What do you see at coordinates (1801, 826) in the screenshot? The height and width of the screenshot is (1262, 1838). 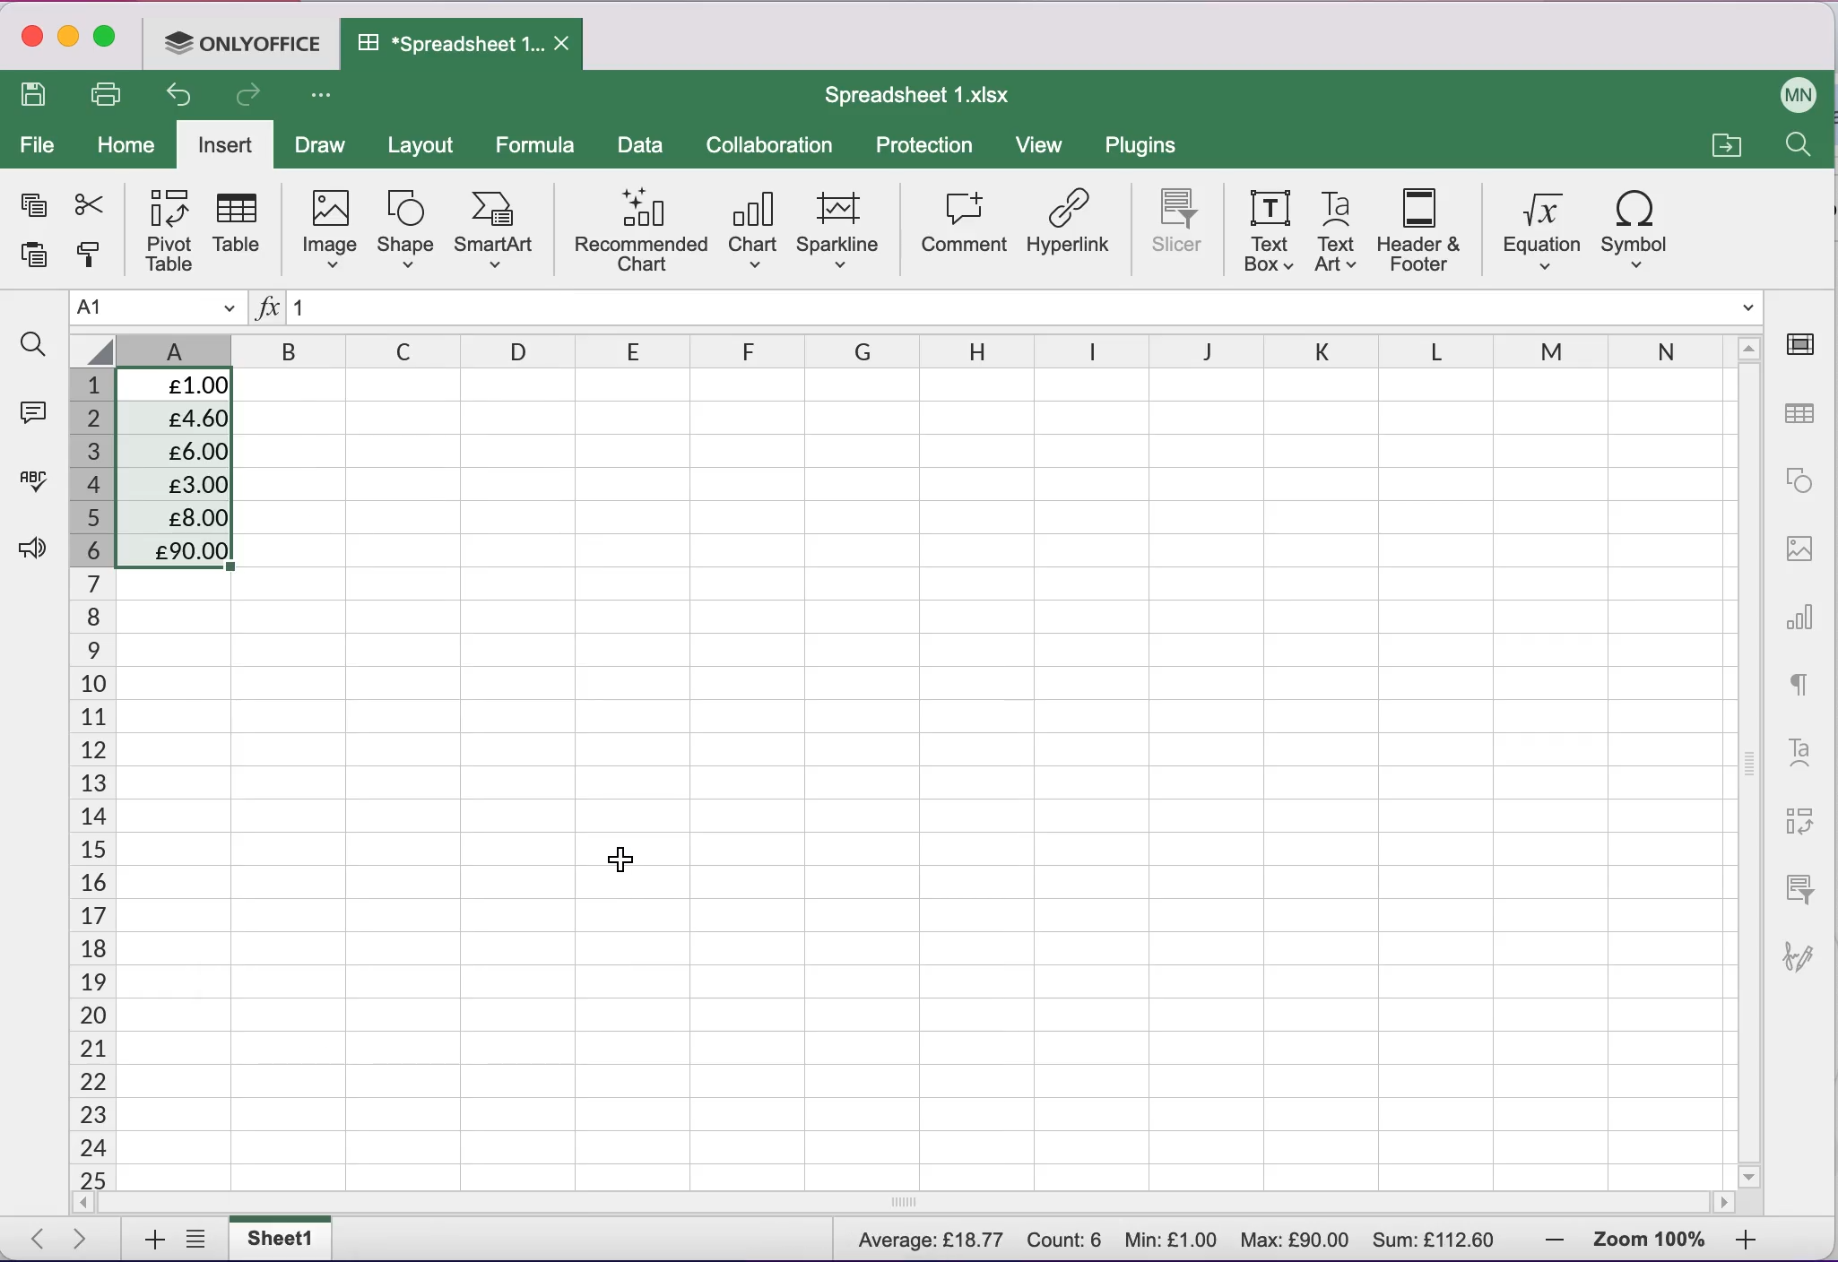 I see `pivot table` at bounding box center [1801, 826].